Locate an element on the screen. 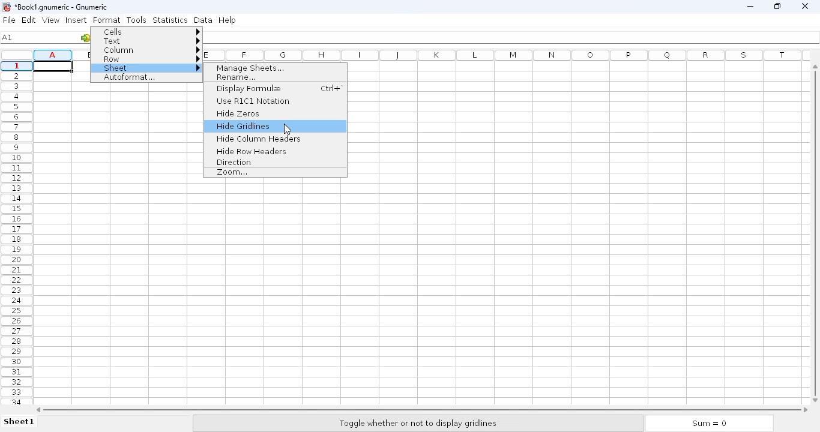  maximize is located at coordinates (778, 6).